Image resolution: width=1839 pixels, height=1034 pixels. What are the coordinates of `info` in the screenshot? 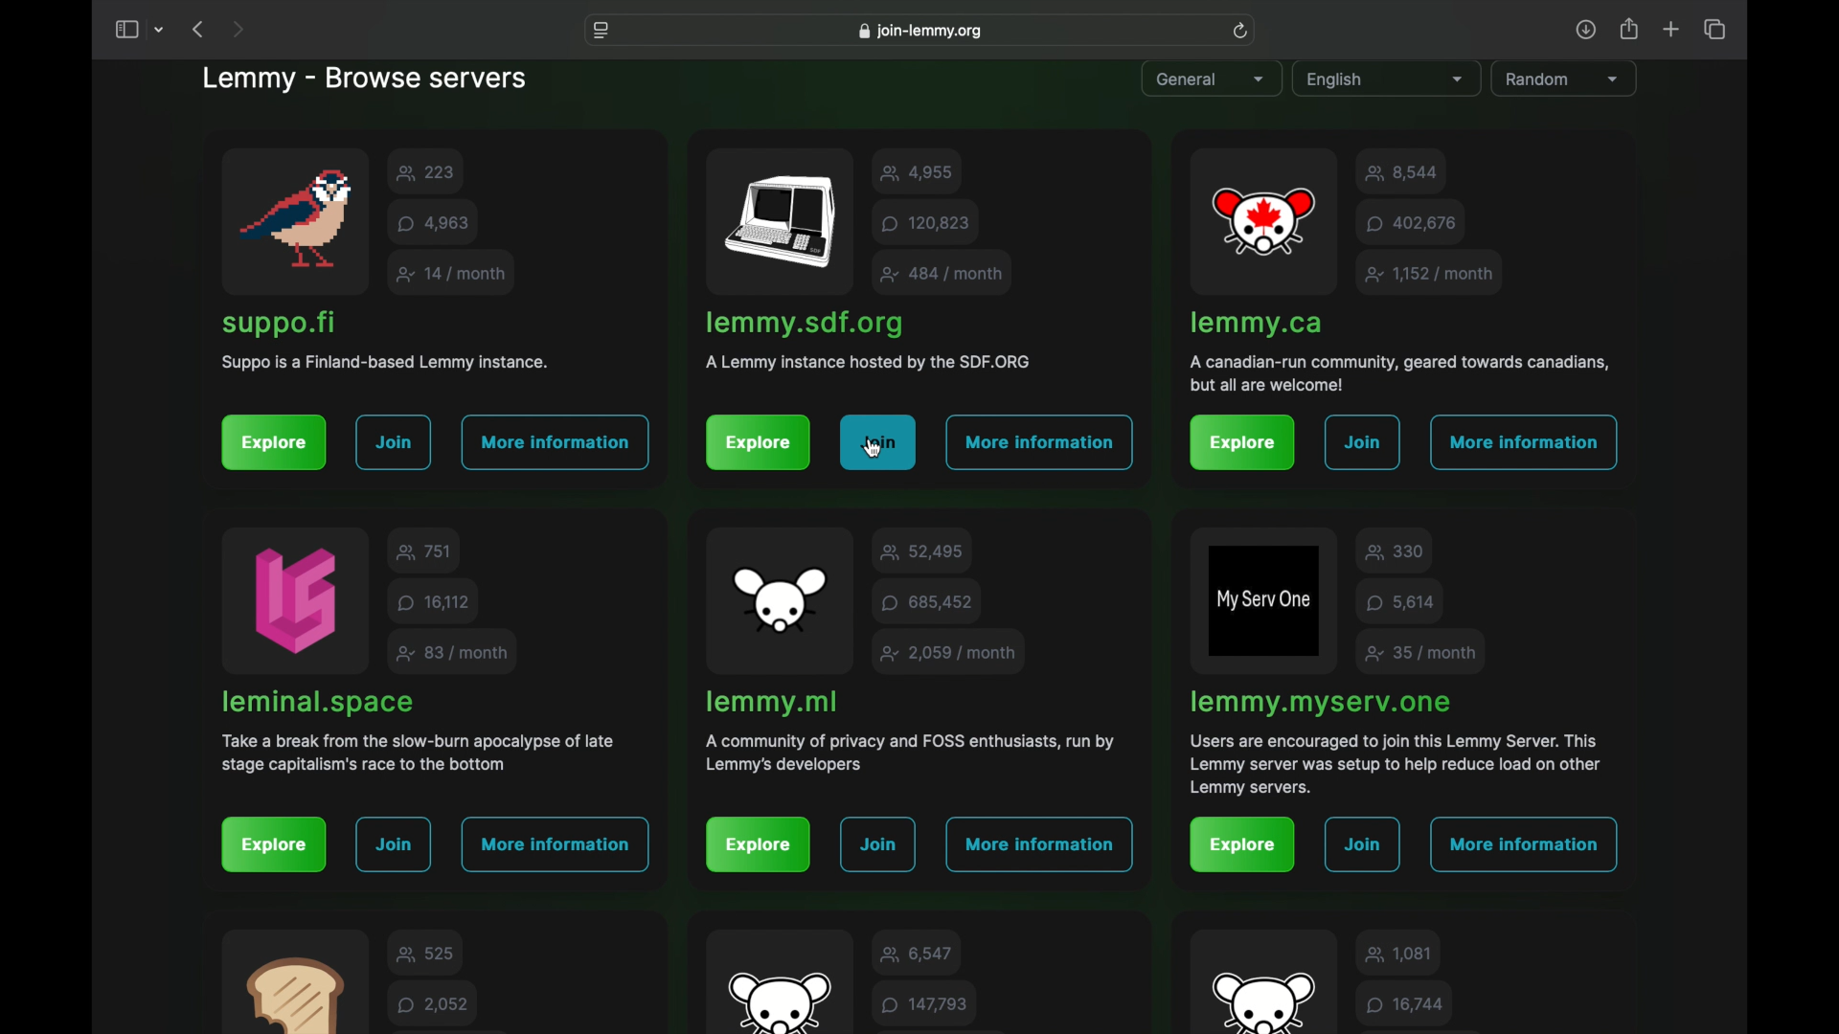 It's located at (419, 753).